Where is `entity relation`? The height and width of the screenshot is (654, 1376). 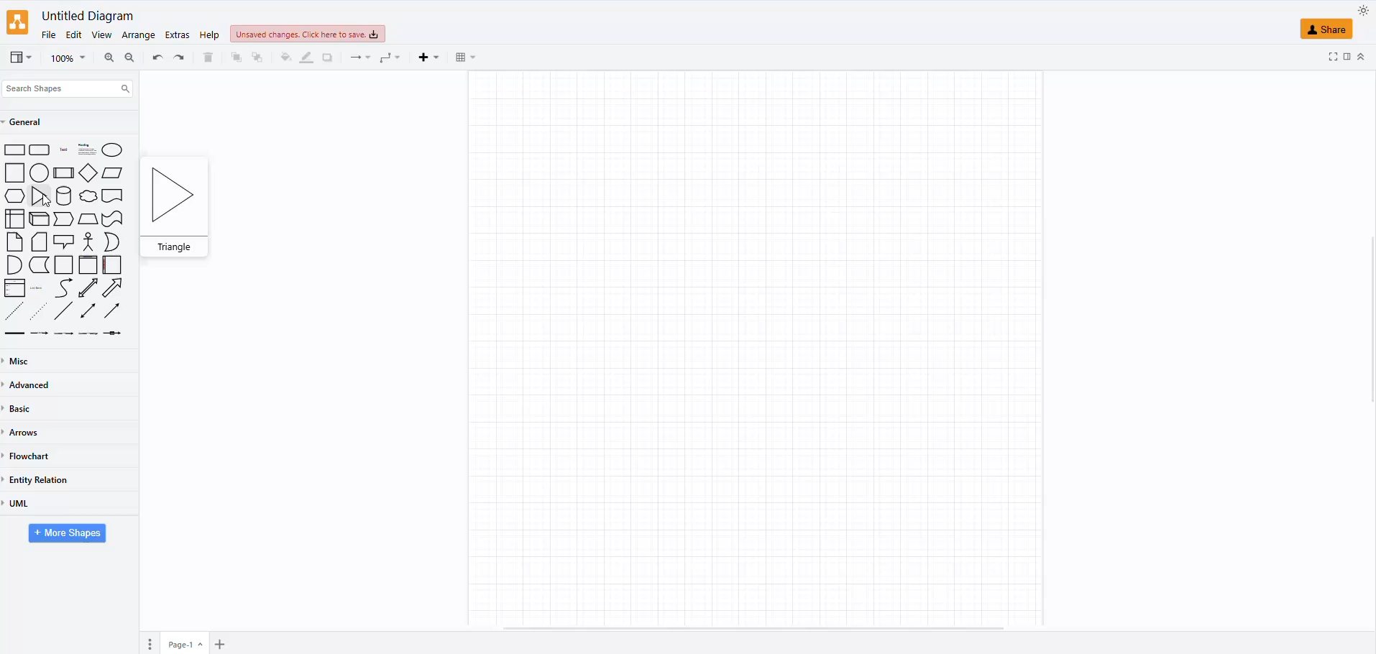 entity relation is located at coordinates (47, 476).